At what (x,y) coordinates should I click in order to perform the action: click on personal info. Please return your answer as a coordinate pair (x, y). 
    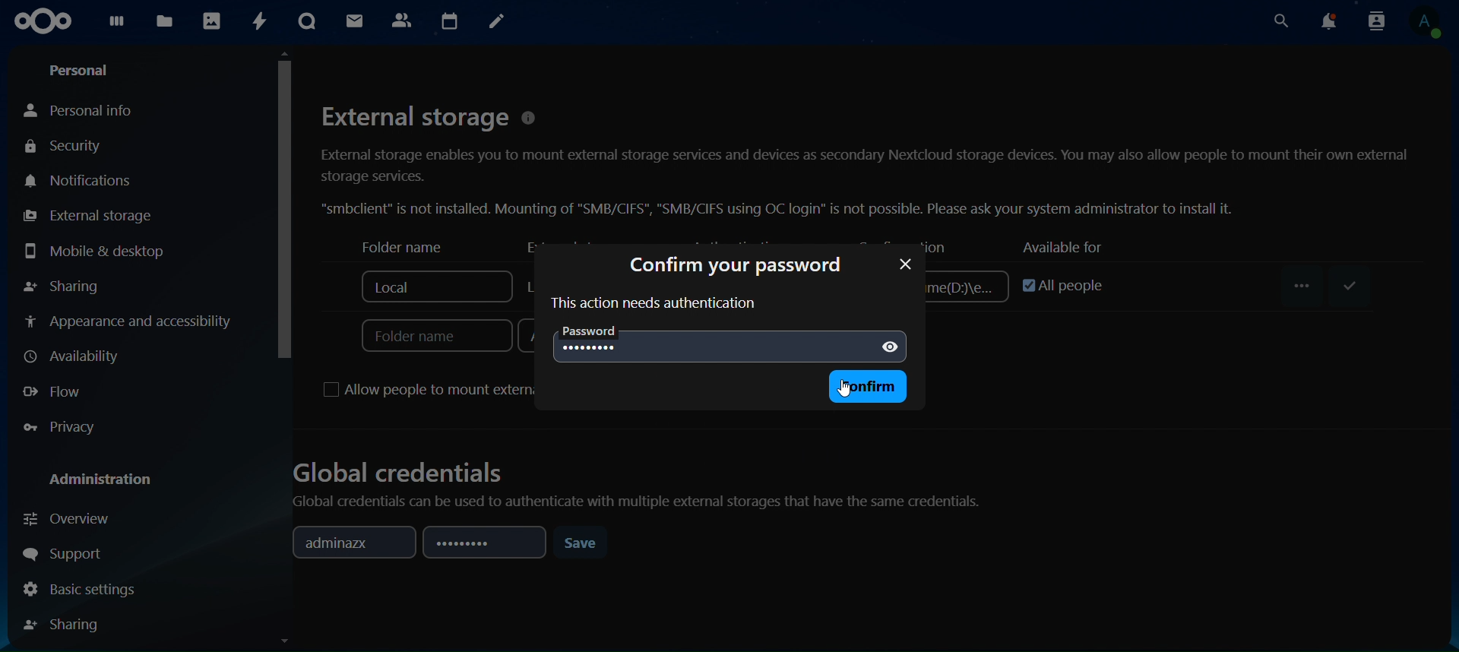
    Looking at the image, I should click on (84, 107).